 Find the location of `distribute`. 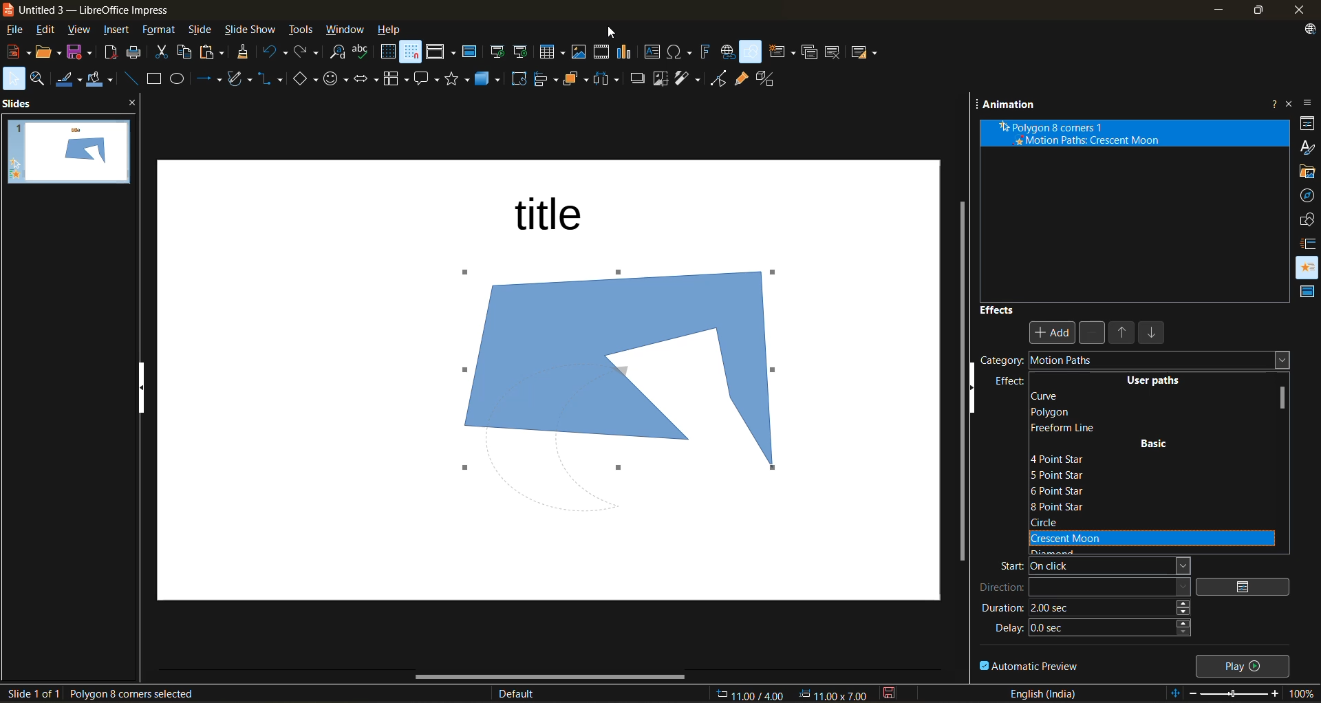

distribute is located at coordinates (609, 80).